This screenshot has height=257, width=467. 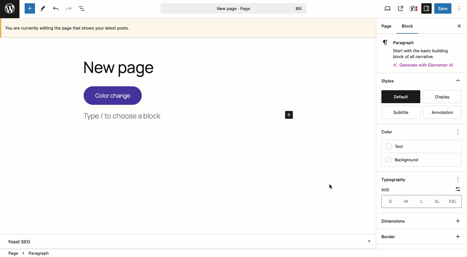 What do you see at coordinates (441, 97) in the screenshot?
I see `display` at bounding box center [441, 97].